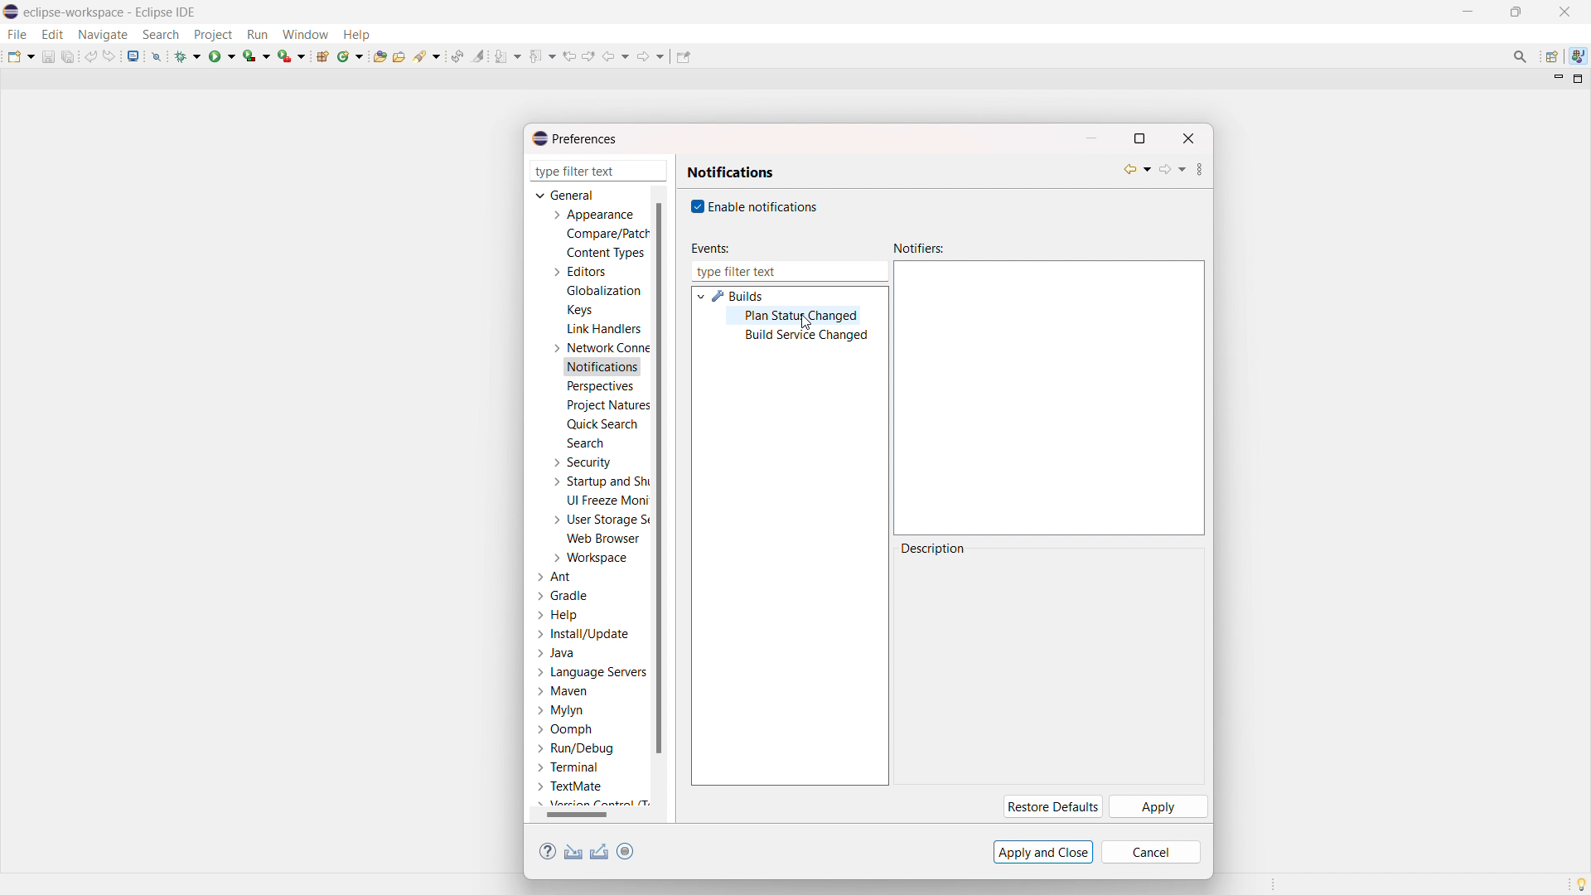  What do you see at coordinates (351, 56) in the screenshot?
I see `new java class` at bounding box center [351, 56].